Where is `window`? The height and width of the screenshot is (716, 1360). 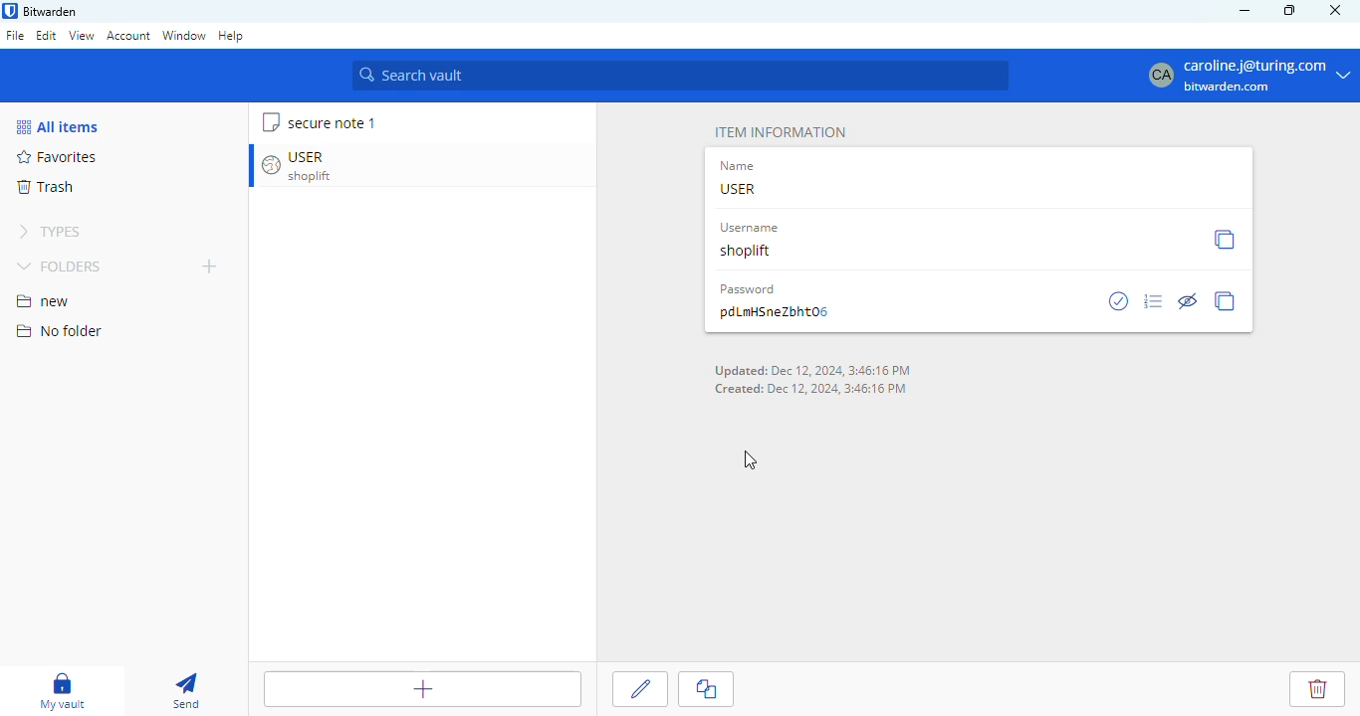
window is located at coordinates (184, 36).